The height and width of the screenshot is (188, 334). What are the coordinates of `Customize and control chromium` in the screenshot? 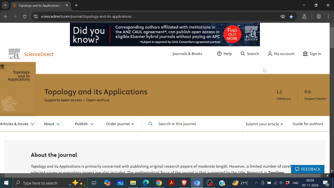 It's located at (328, 16).